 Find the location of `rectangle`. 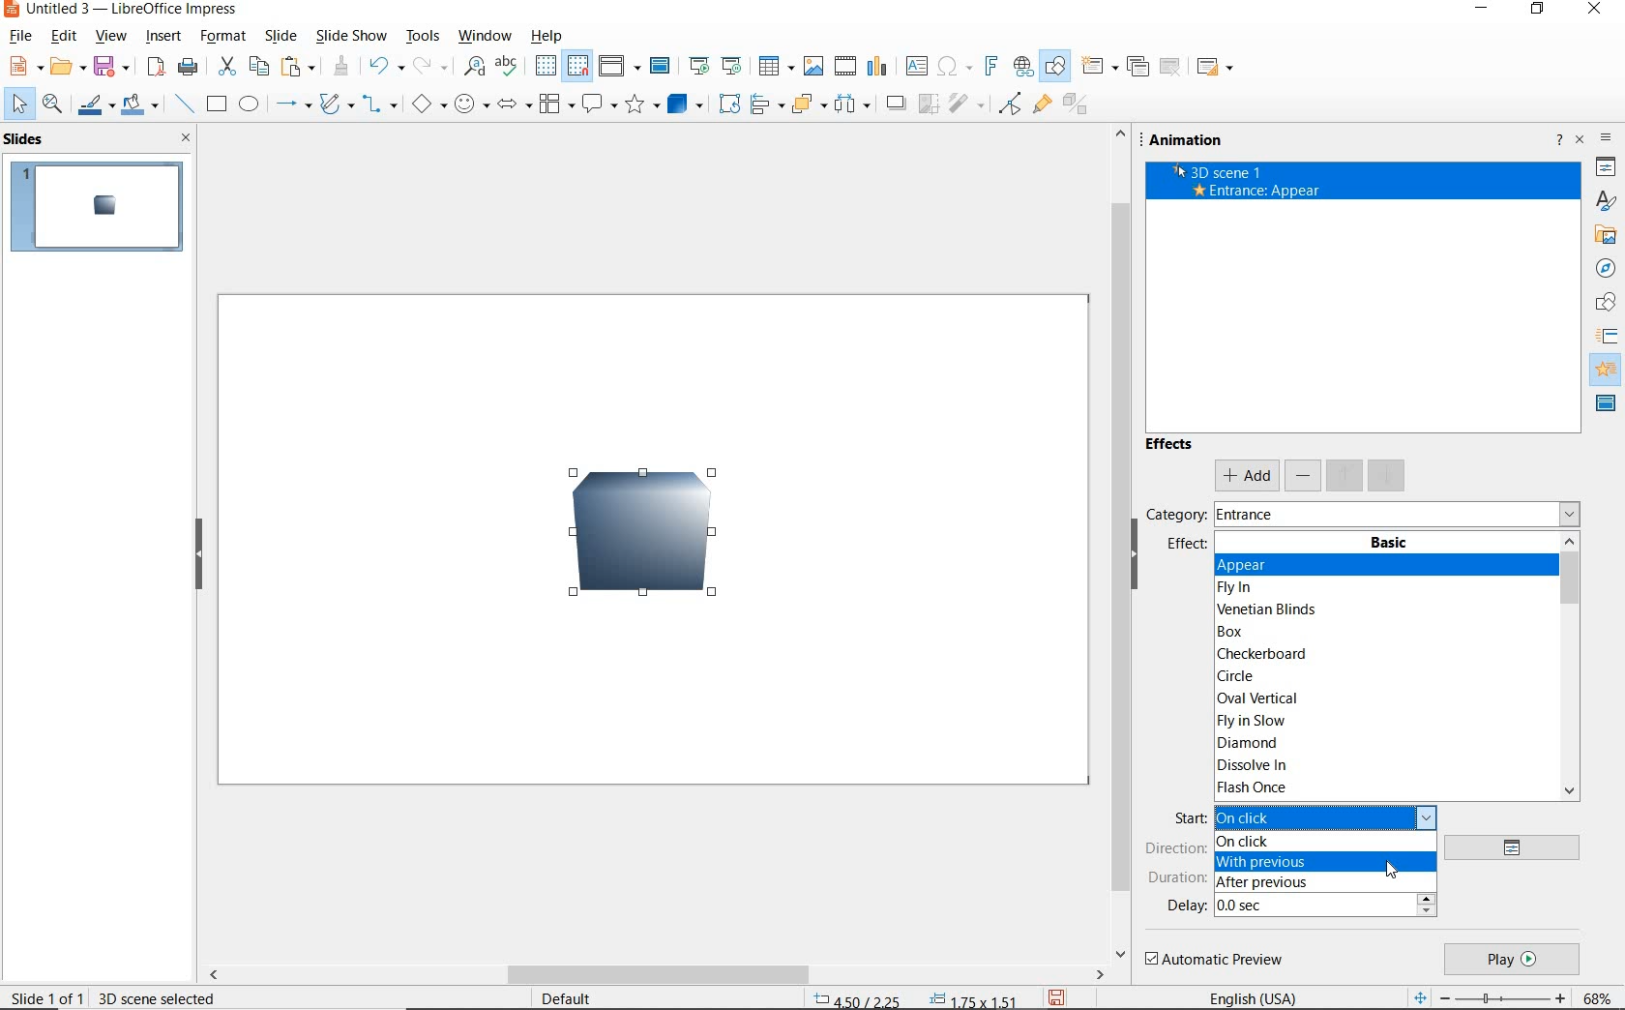

rectangle is located at coordinates (218, 106).